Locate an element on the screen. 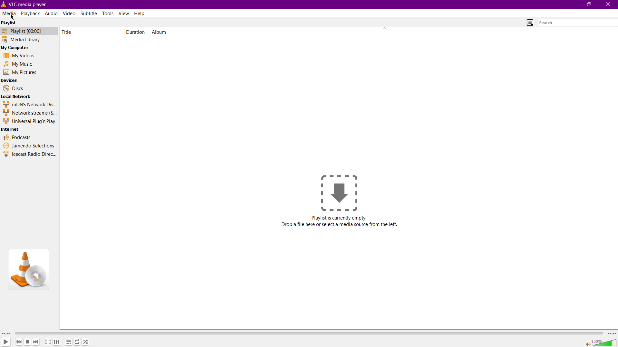 Image resolution: width=618 pixels, height=347 pixels. Podcasts is located at coordinates (18, 137).